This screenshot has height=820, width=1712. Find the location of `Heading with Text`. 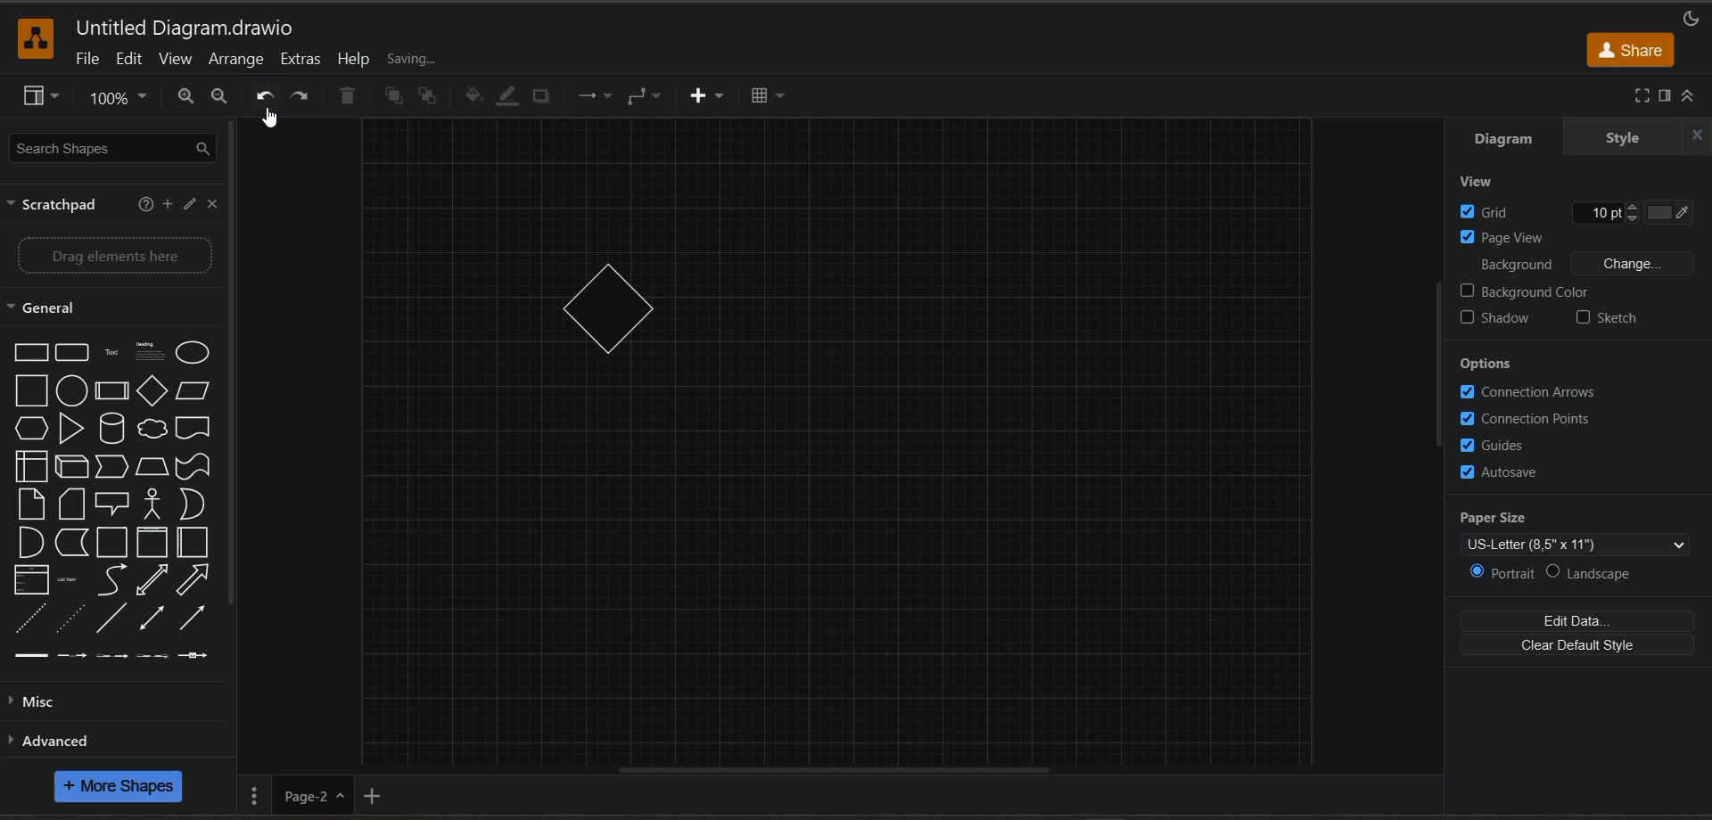

Heading with Text is located at coordinates (151, 352).